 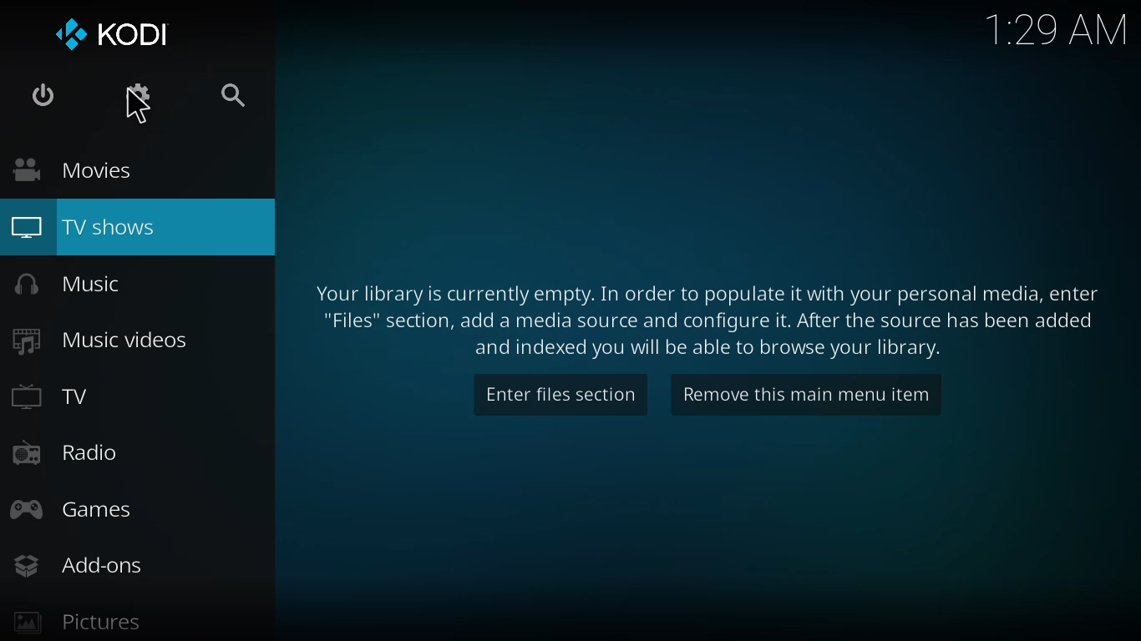 What do you see at coordinates (74, 284) in the screenshot?
I see `music` at bounding box center [74, 284].